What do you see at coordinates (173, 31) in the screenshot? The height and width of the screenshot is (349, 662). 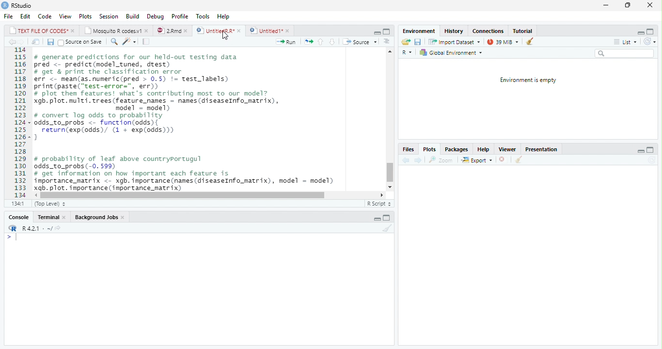 I see `2.Rmd` at bounding box center [173, 31].